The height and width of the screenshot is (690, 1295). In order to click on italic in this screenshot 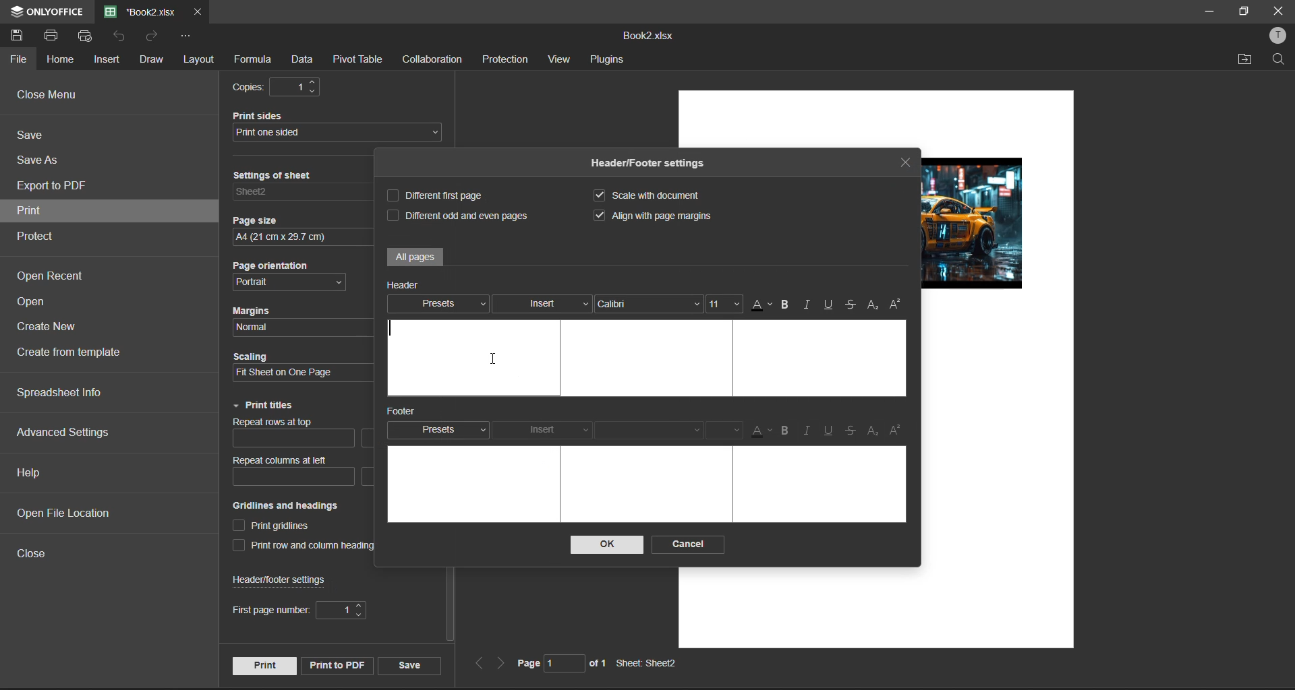, I will do `click(810, 430)`.